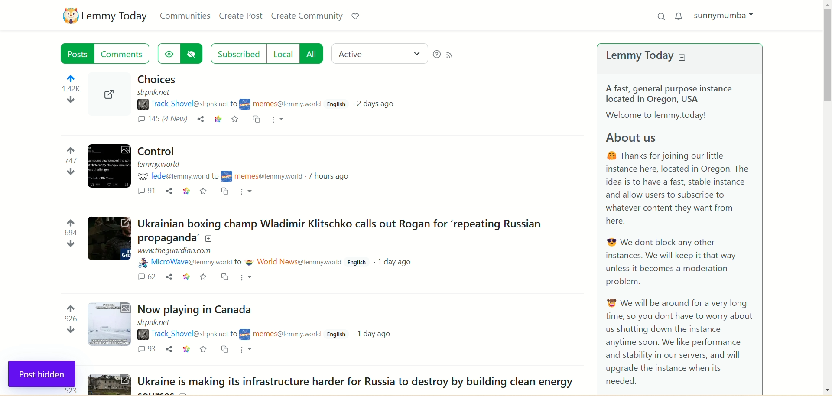  What do you see at coordinates (228, 80) in the screenshot?
I see `post on  "Choices"` at bounding box center [228, 80].